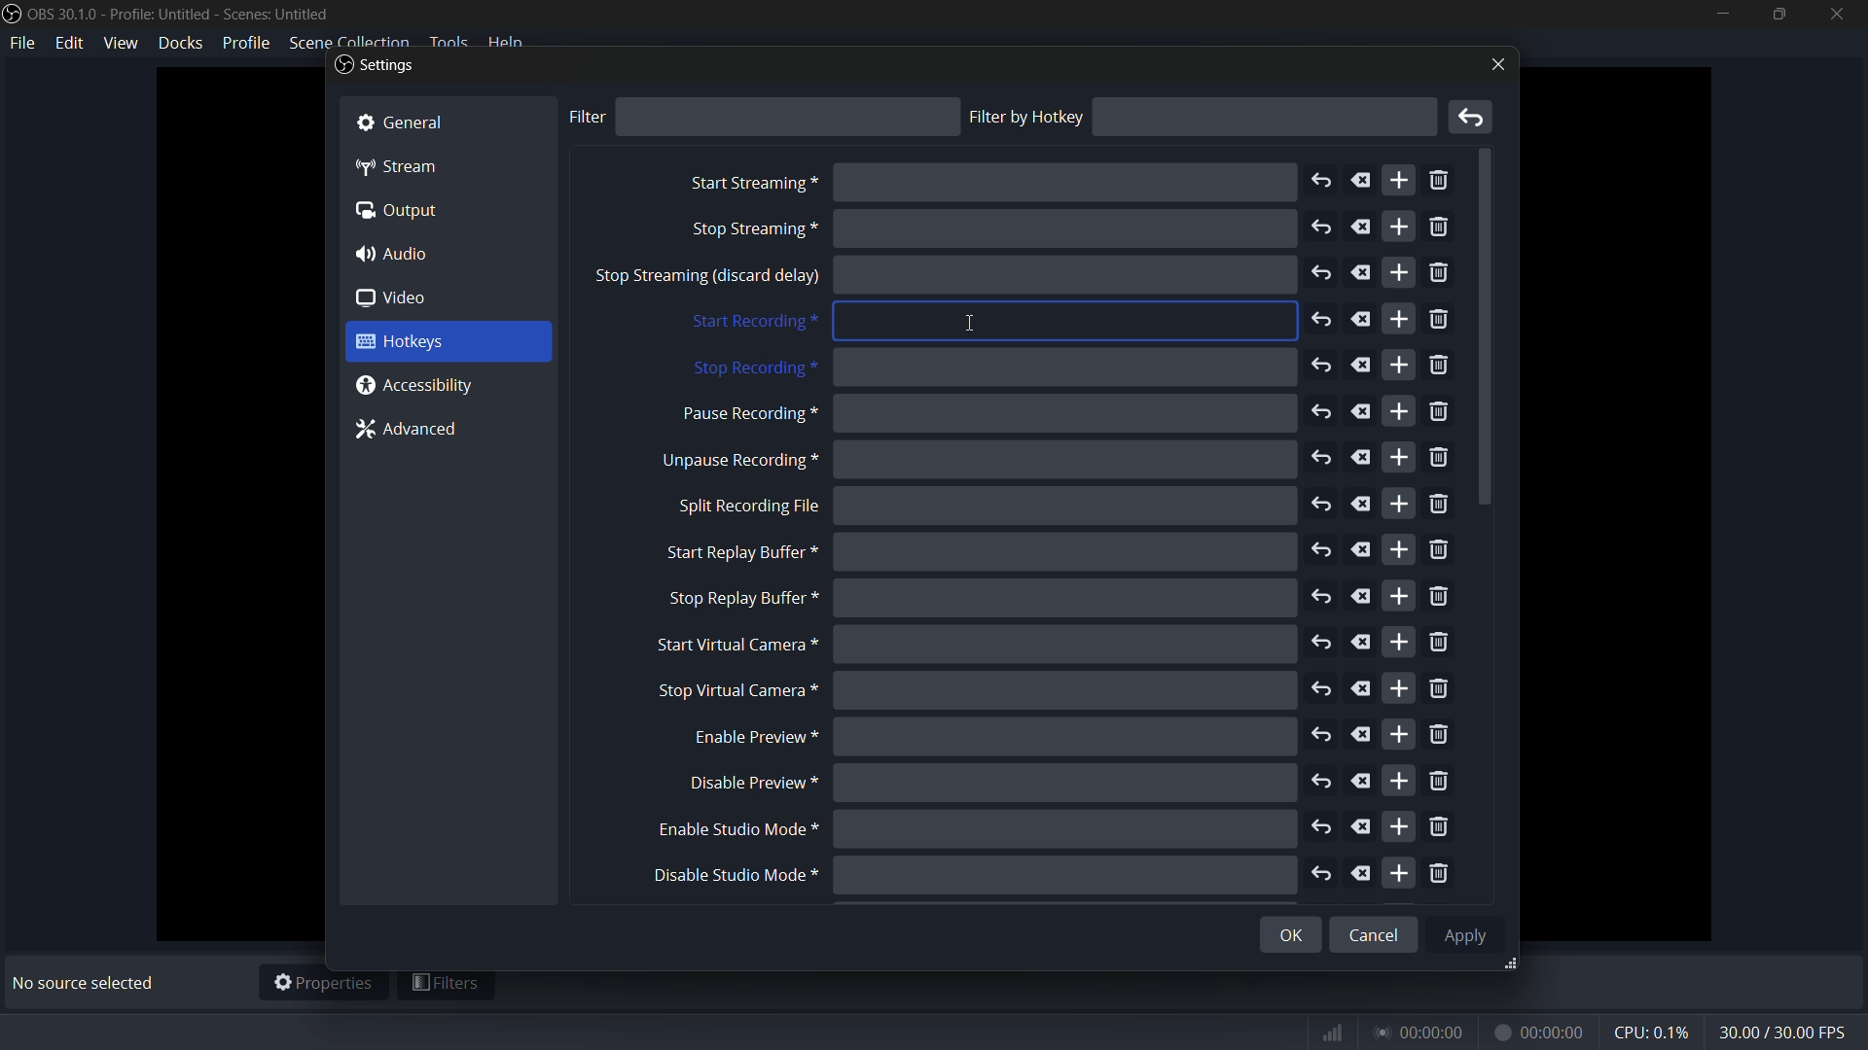 This screenshot has width=1868, height=1050. What do you see at coordinates (1322, 737) in the screenshot?
I see `undo` at bounding box center [1322, 737].